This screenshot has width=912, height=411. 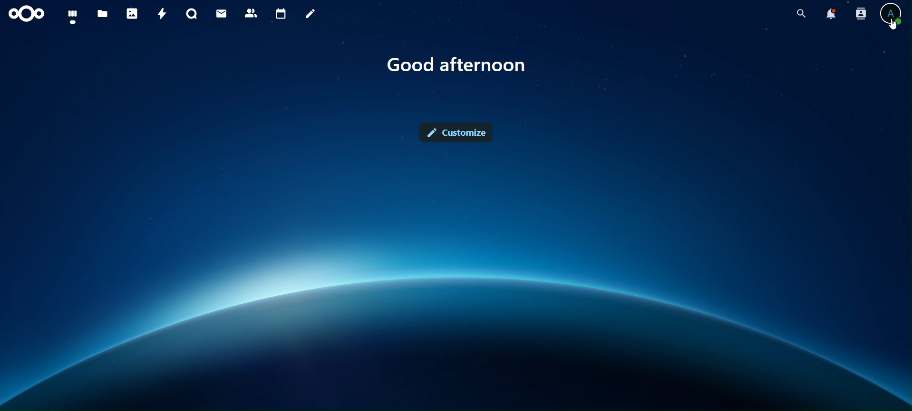 What do you see at coordinates (251, 12) in the screenshot?
I see `contacts` at bounding box center [251, 12].